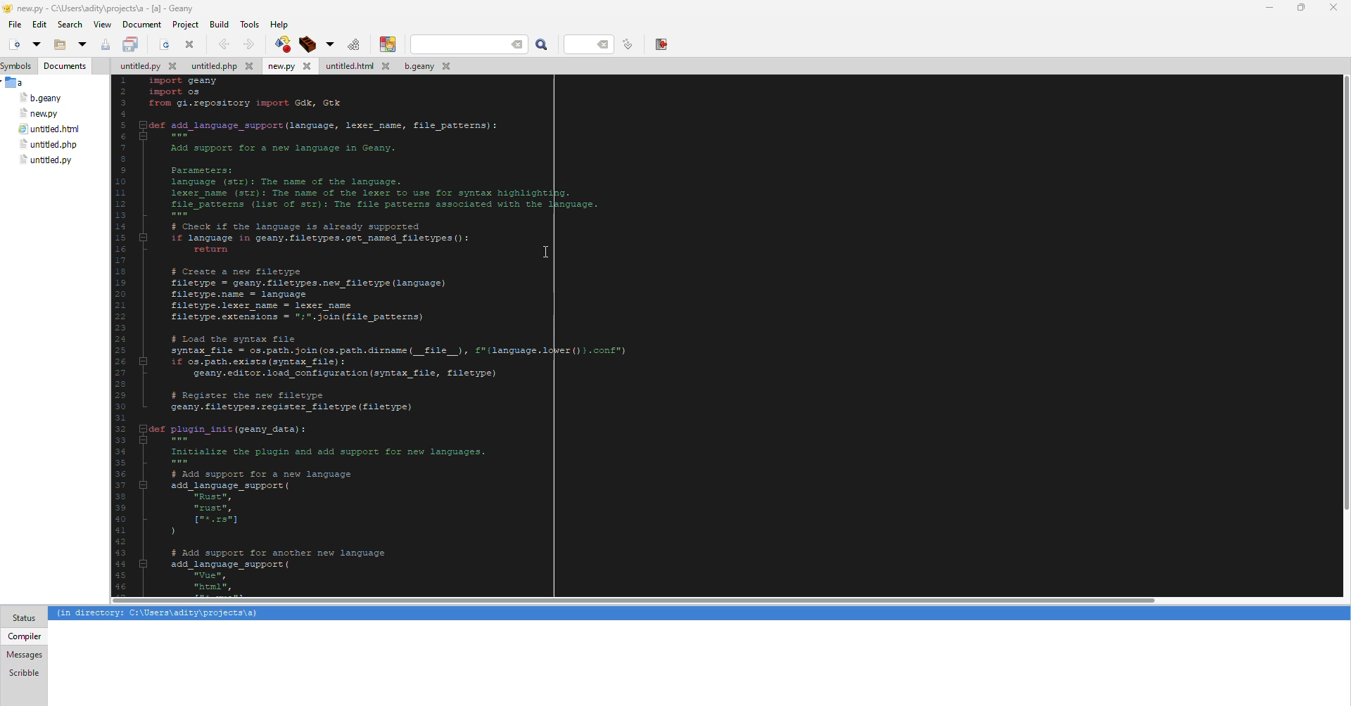  I want to click on back, so click(223, 44).